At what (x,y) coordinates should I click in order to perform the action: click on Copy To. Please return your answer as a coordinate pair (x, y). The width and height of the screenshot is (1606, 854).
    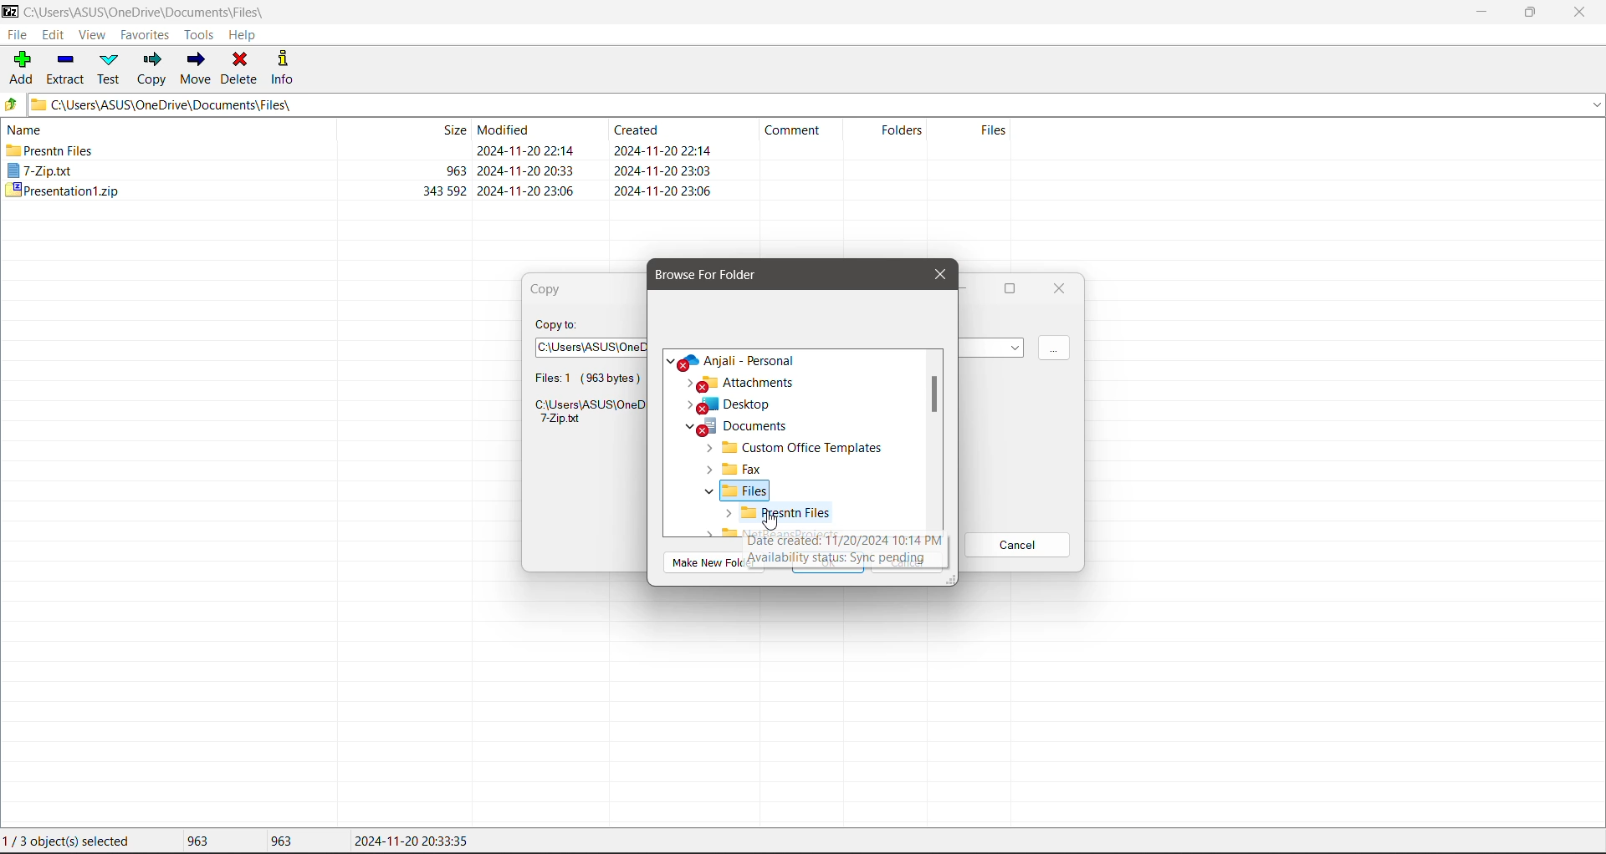
    Looking at the image, I should click on (558, 324).